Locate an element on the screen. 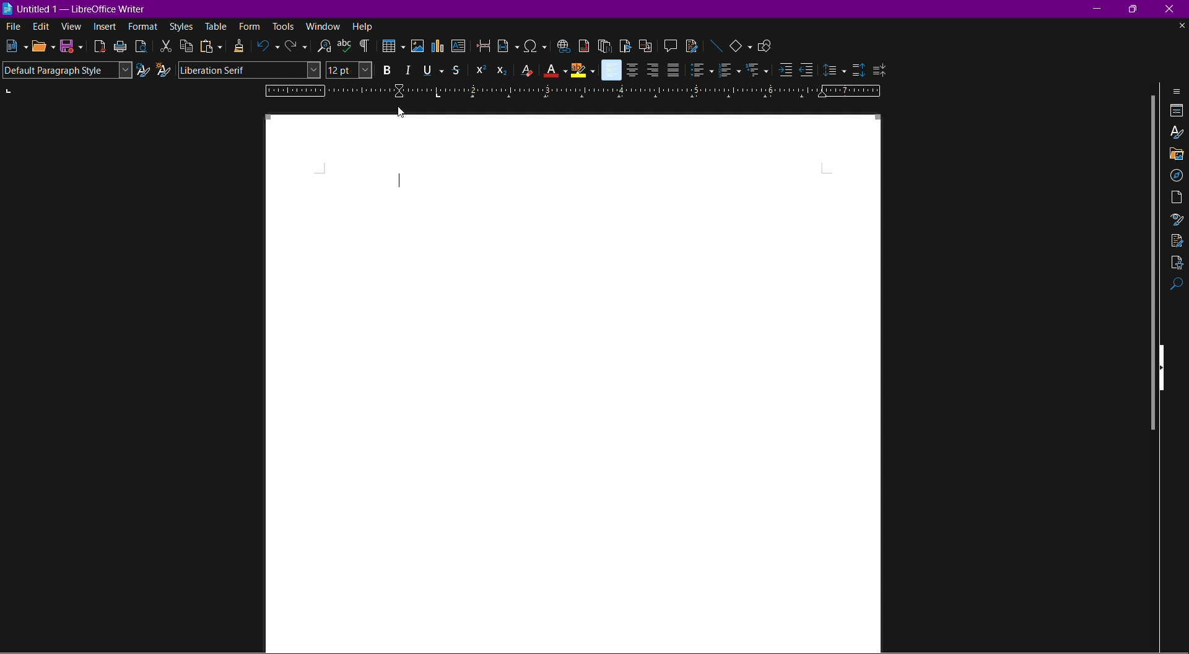 The image size is (1189, 654). Toggle Unordered List is located at coordinates (702, 70).